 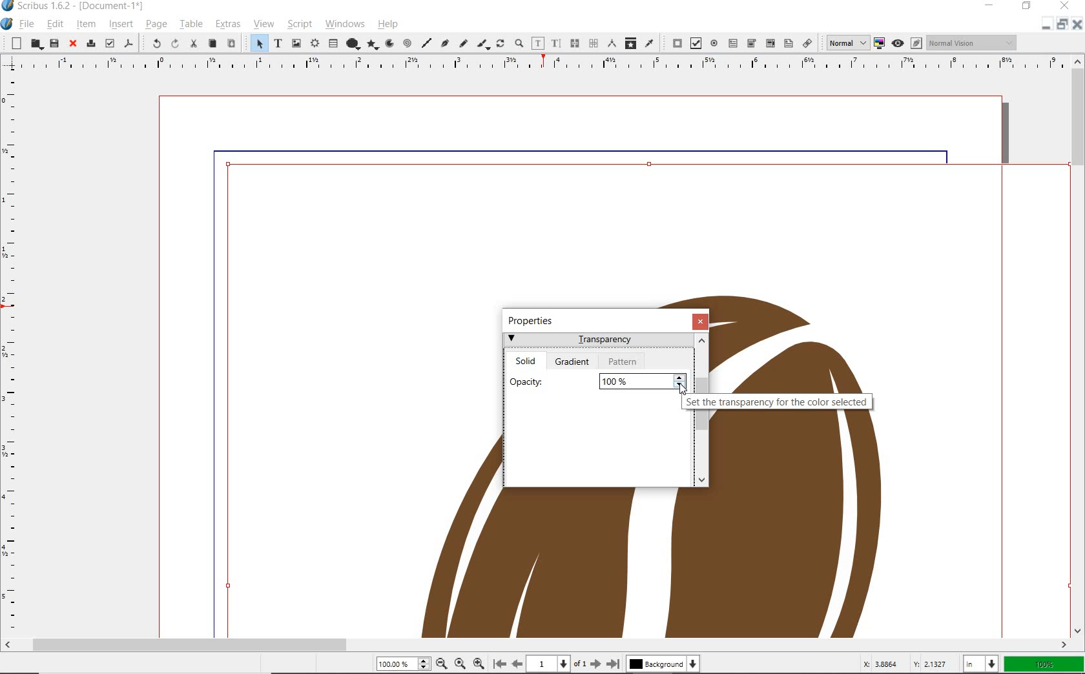 I want to click on select item, so click(x=256, y=43).